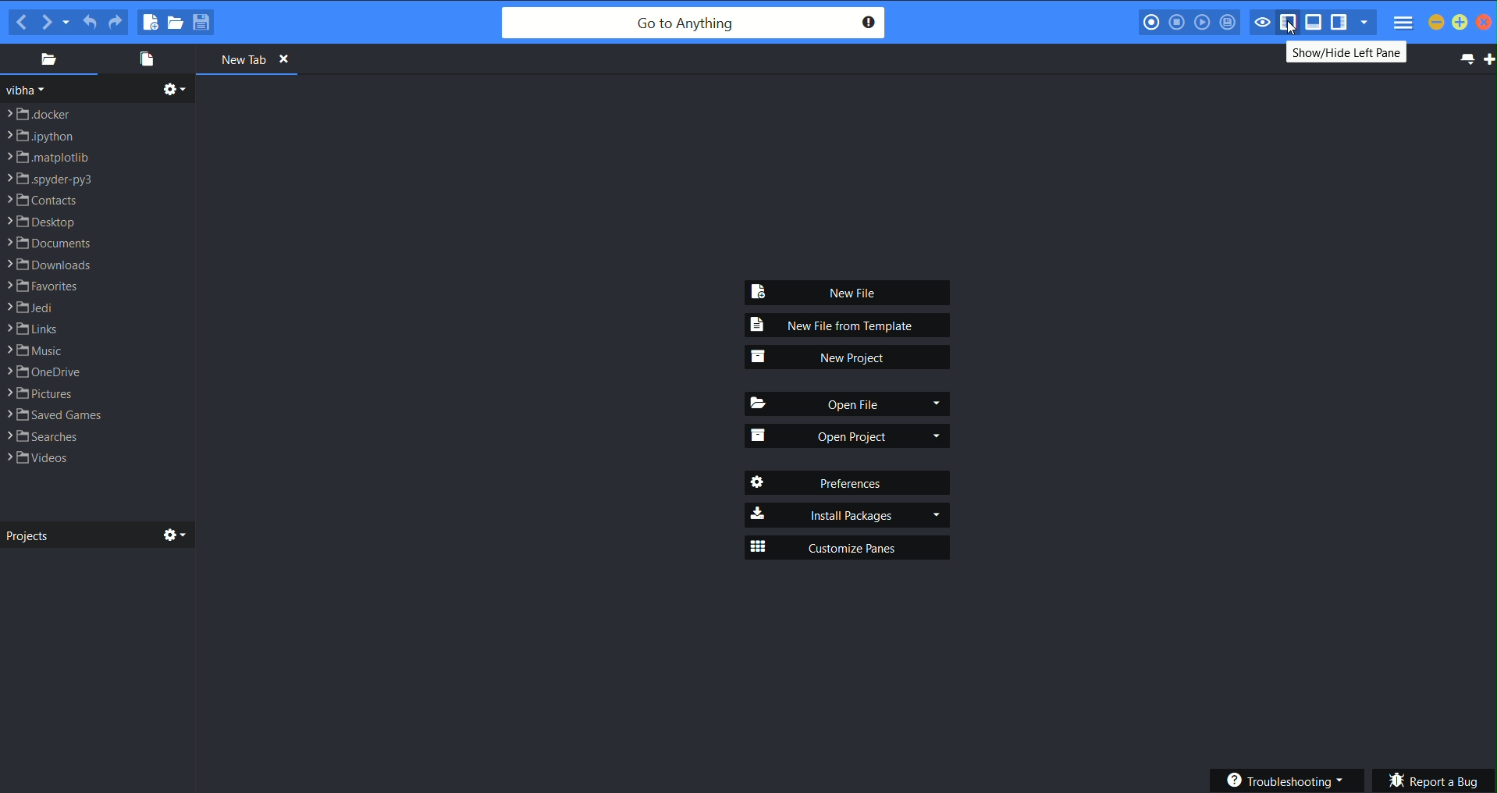  I want to click on searches, so click(42, 436).